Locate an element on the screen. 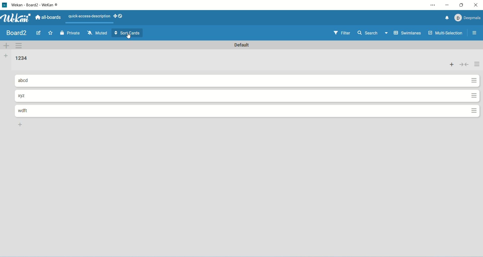 This screenshot has width=483, height=257. maximize is located at coordinates (462, 5).